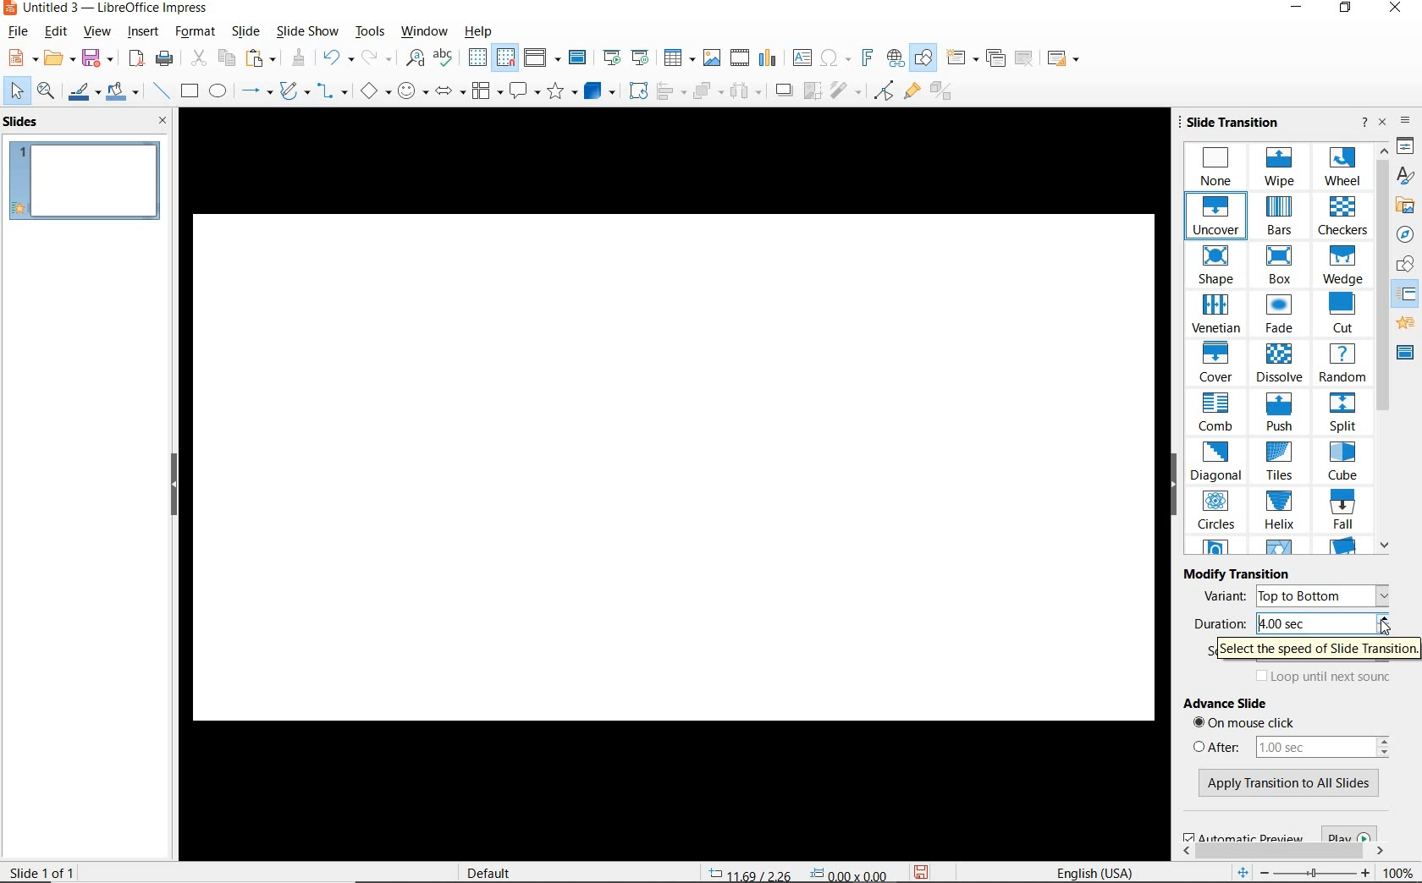  Describe the element at coordinates (962, 58) in the screenshot. I see `NEW SLIDE` at that location.